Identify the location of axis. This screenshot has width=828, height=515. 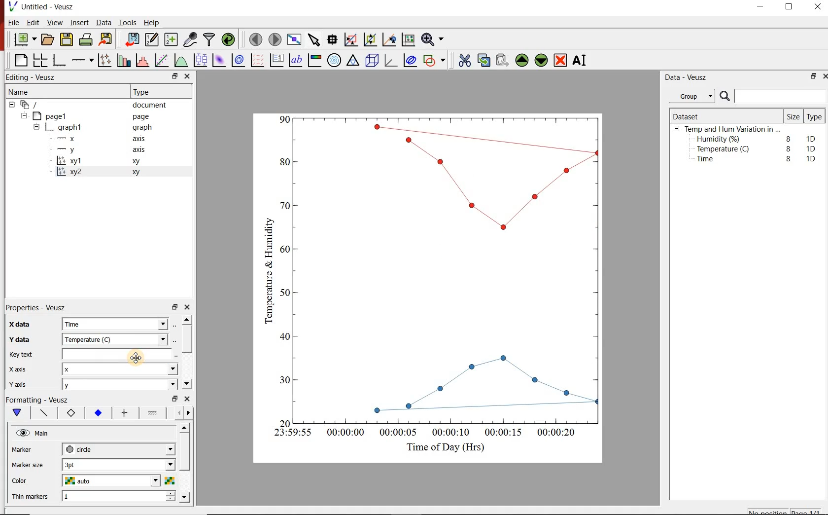
(141, 151).